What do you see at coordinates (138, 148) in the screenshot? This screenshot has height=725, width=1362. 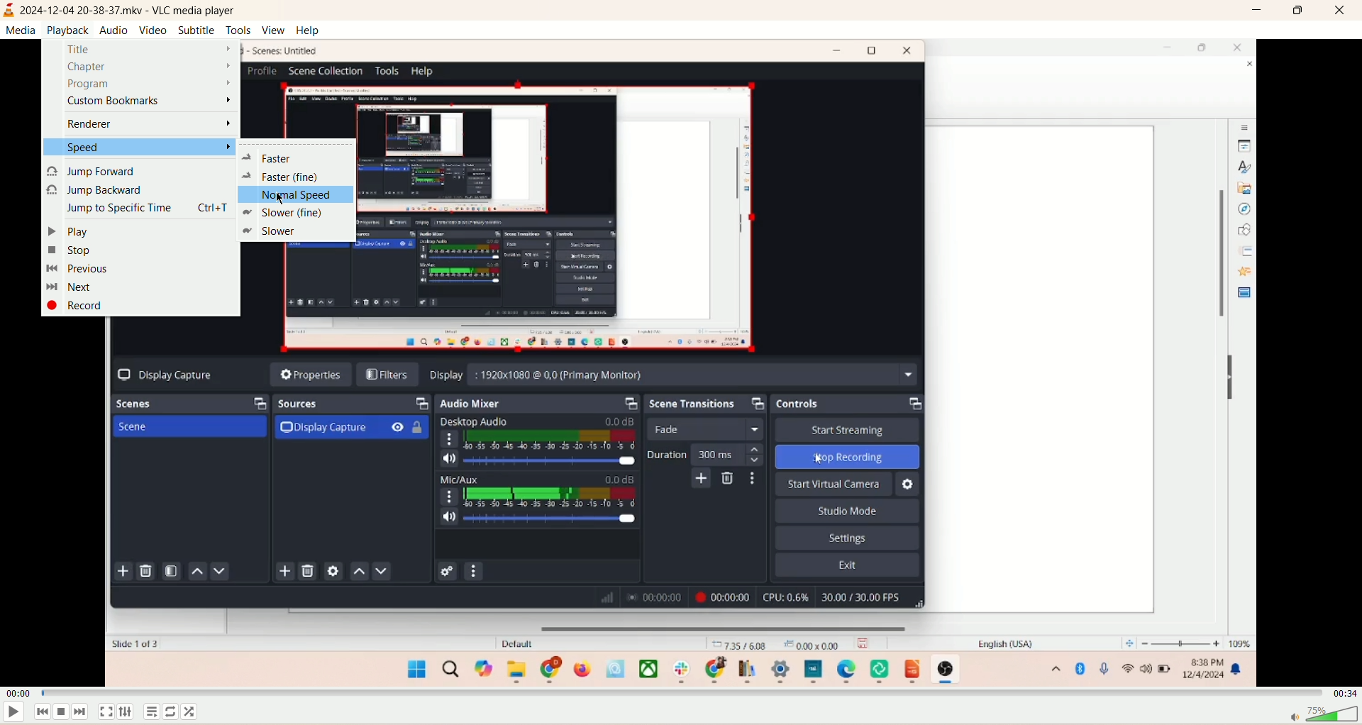 I see `speed` at bounding box center [138, 148].